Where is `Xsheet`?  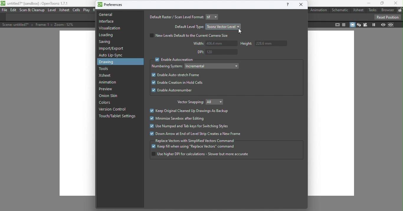
Xsheet is located at coordinates (108, 75).